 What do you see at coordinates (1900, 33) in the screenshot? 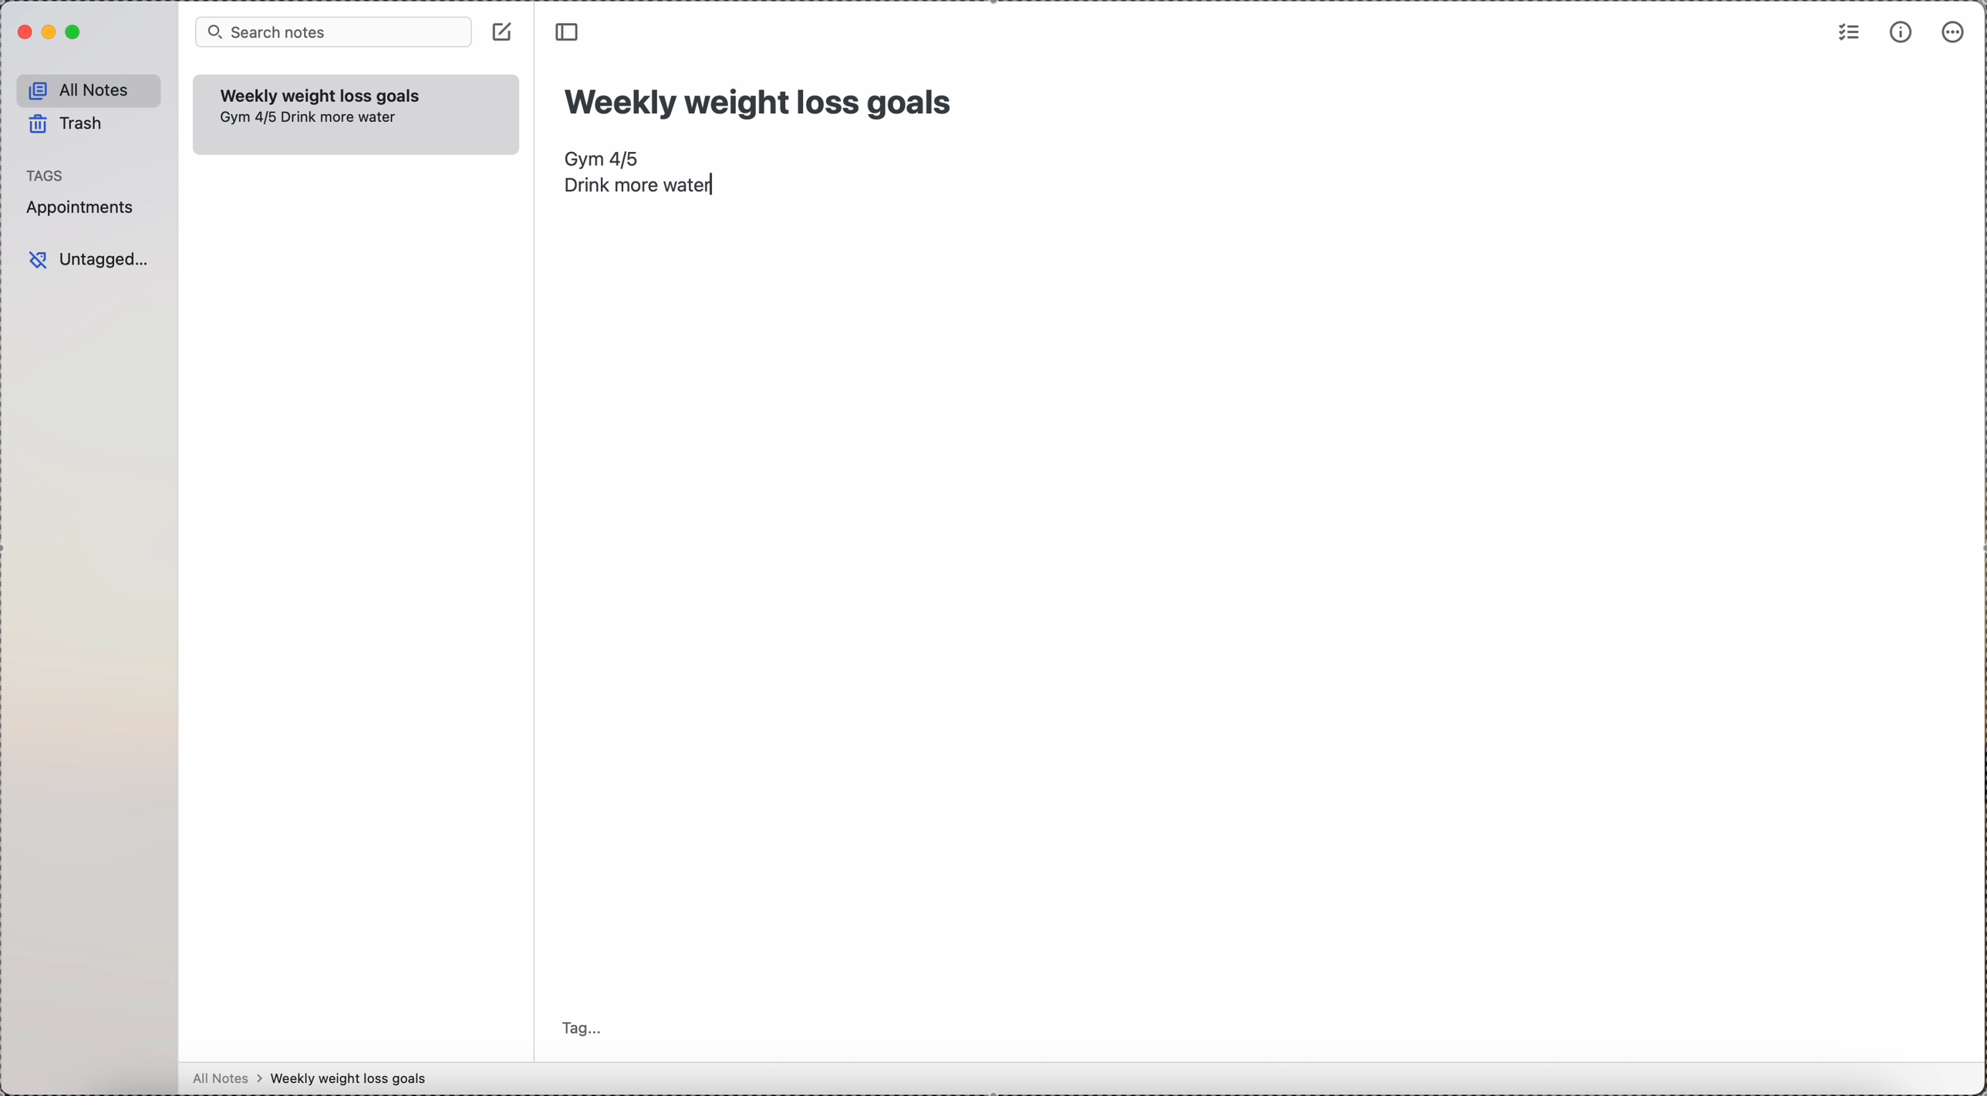
I see `metrics` at bounding box center [1900, 33].